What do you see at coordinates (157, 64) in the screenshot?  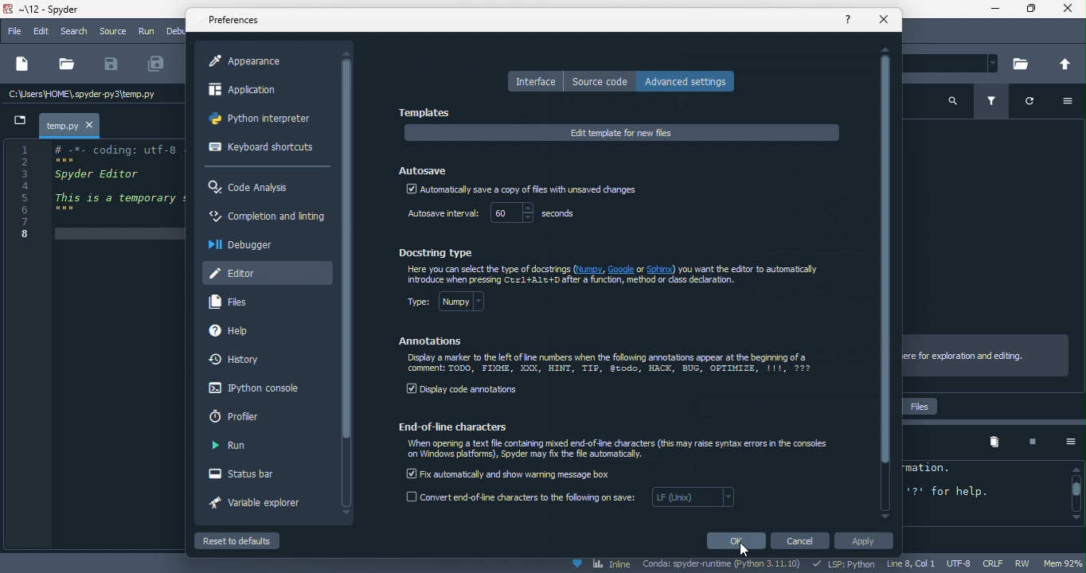 I see `save all` at bounding box center [157, 64].